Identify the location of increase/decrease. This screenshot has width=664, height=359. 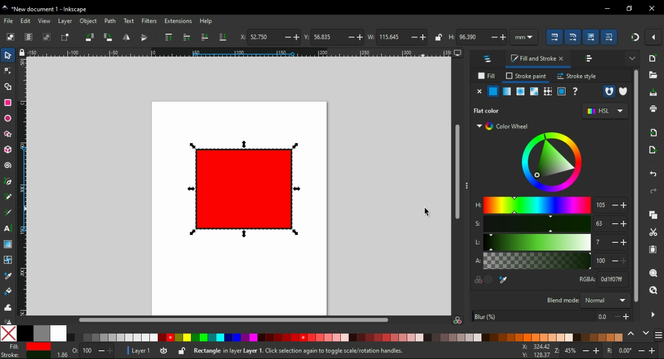
(619, 205).